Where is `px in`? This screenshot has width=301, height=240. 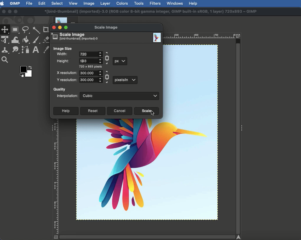 px in is located at coordinates (125, 80).